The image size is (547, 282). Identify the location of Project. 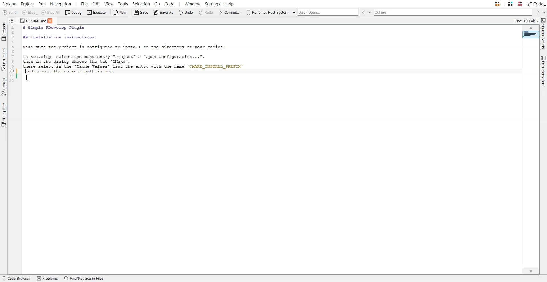
(27, 3).